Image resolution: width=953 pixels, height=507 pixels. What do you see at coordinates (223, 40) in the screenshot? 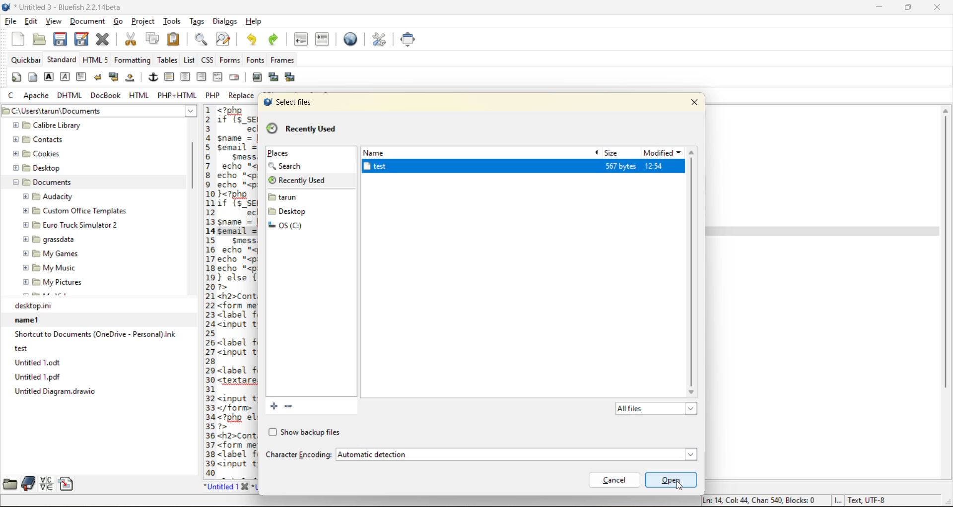
I see `find and replace` at bounding box center [223, 40].